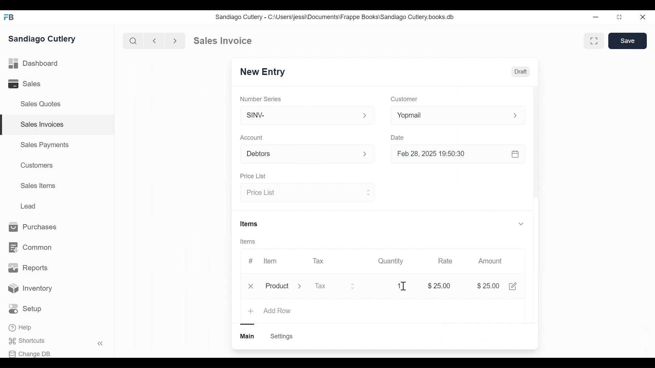 The height and width of the screenshot is (368, 655). What do you see at coordinates (222, 41) in the screenshot?
I see `Sales Invoice` at bounding box center [222, 41].